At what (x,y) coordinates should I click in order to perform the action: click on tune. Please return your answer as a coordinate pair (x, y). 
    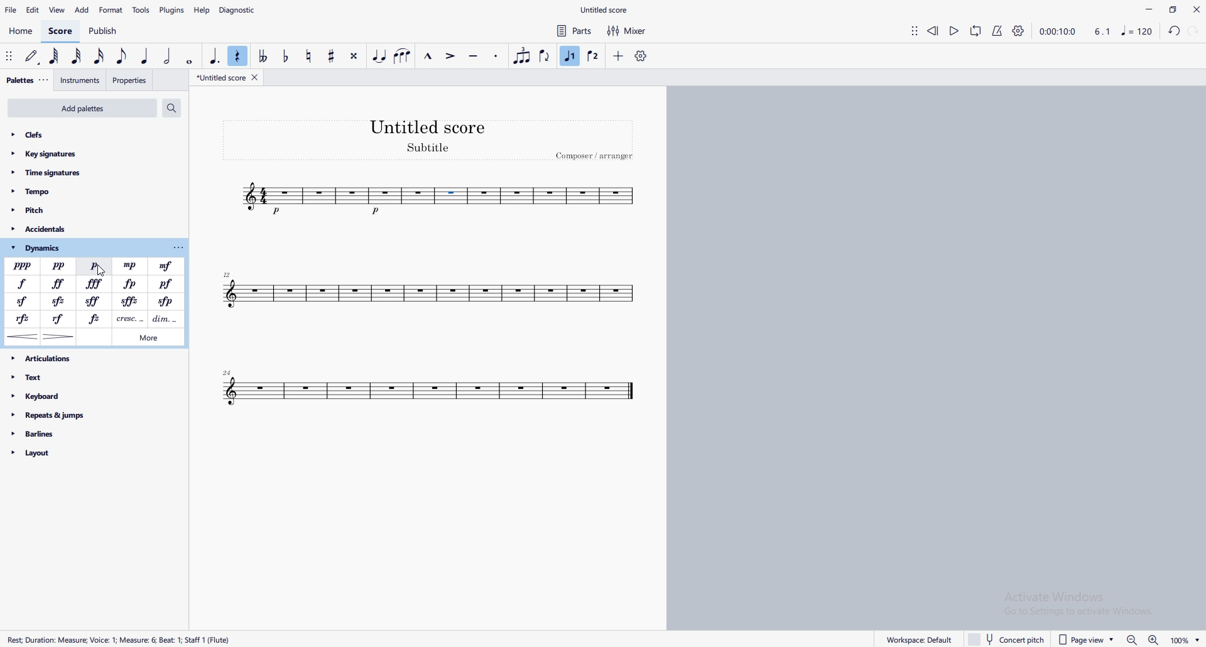
    Looking at the image, I should click on (432, 391).